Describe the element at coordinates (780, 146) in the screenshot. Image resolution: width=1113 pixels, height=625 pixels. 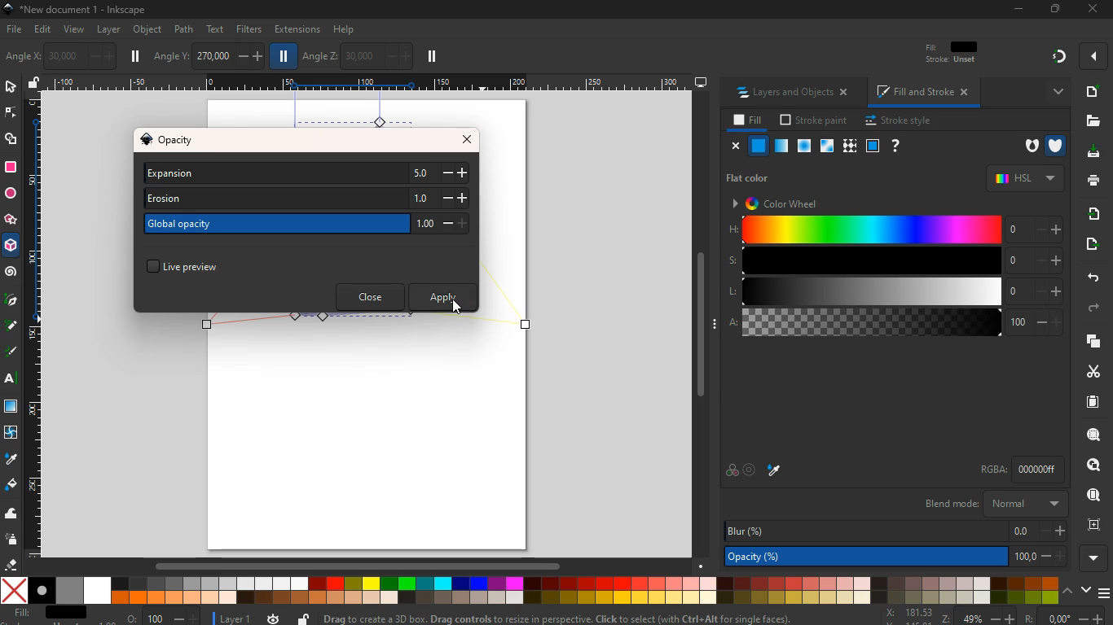
I see `opacity` at that location.